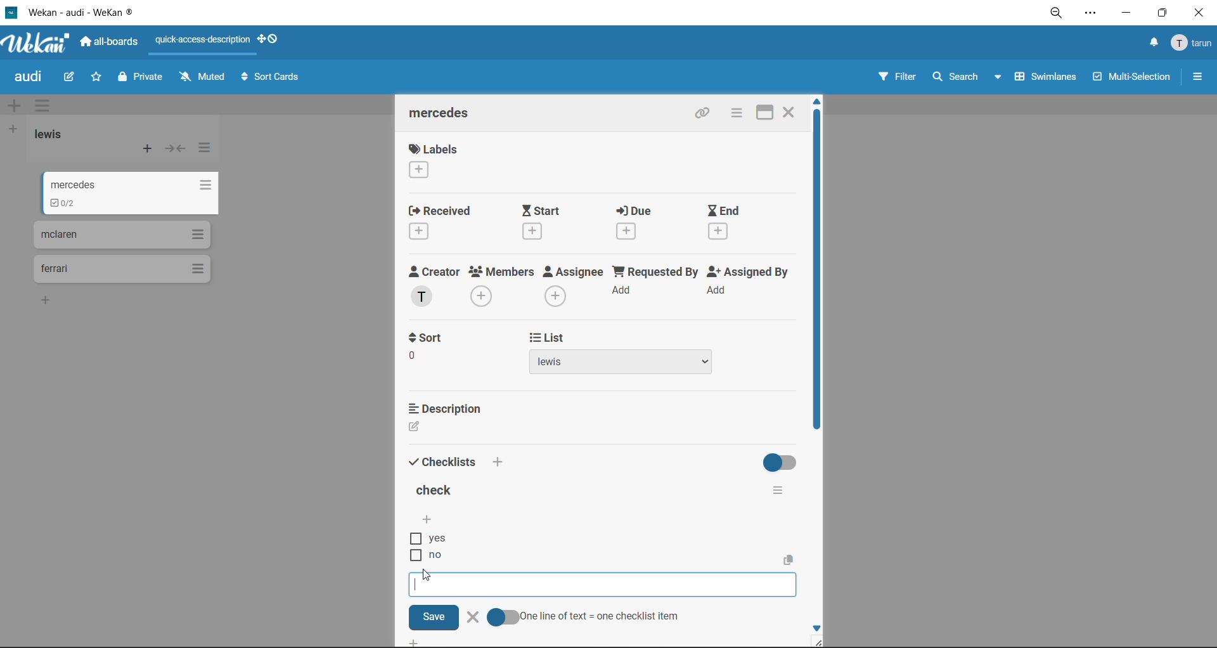  What do you see at coordinates (435, 148) in the screenshot?
I see `label` at bounding box center [435, 148].